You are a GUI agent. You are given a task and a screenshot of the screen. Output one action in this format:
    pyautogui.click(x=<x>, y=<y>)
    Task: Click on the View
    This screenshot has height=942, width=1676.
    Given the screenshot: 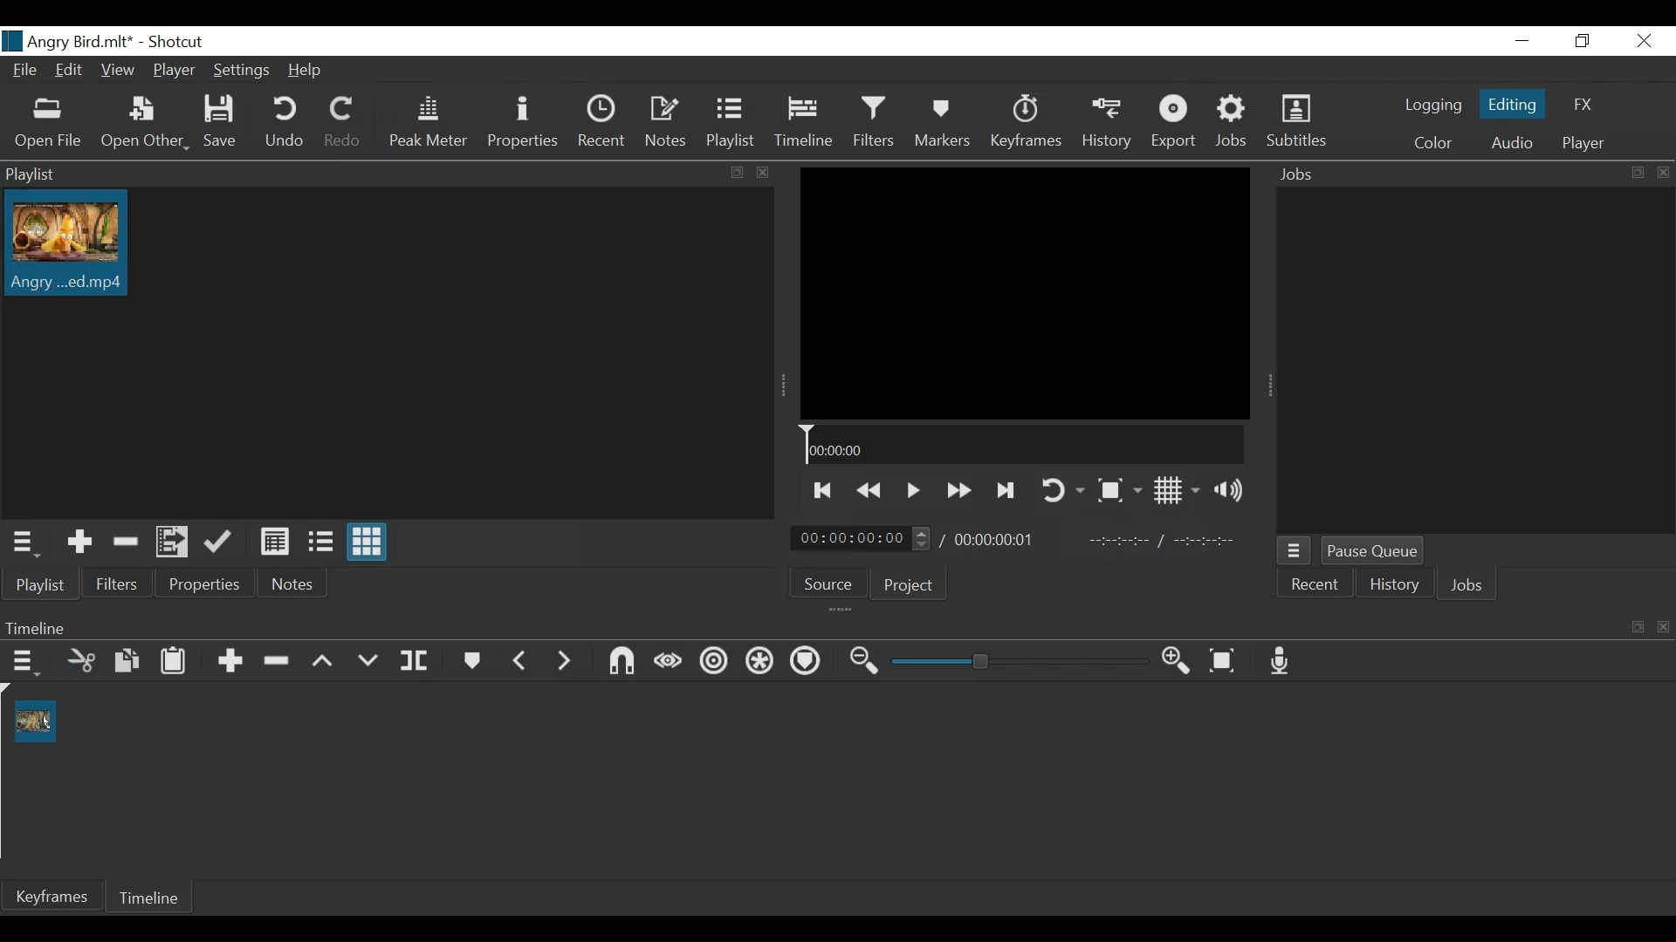 What is the action you would take?
    pyautogui.click(x=120, y=70)
    